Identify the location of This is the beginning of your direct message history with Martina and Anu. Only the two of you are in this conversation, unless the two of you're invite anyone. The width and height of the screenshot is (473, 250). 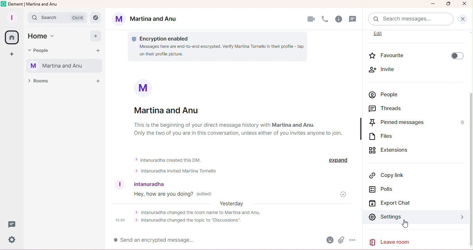
(247, 129).